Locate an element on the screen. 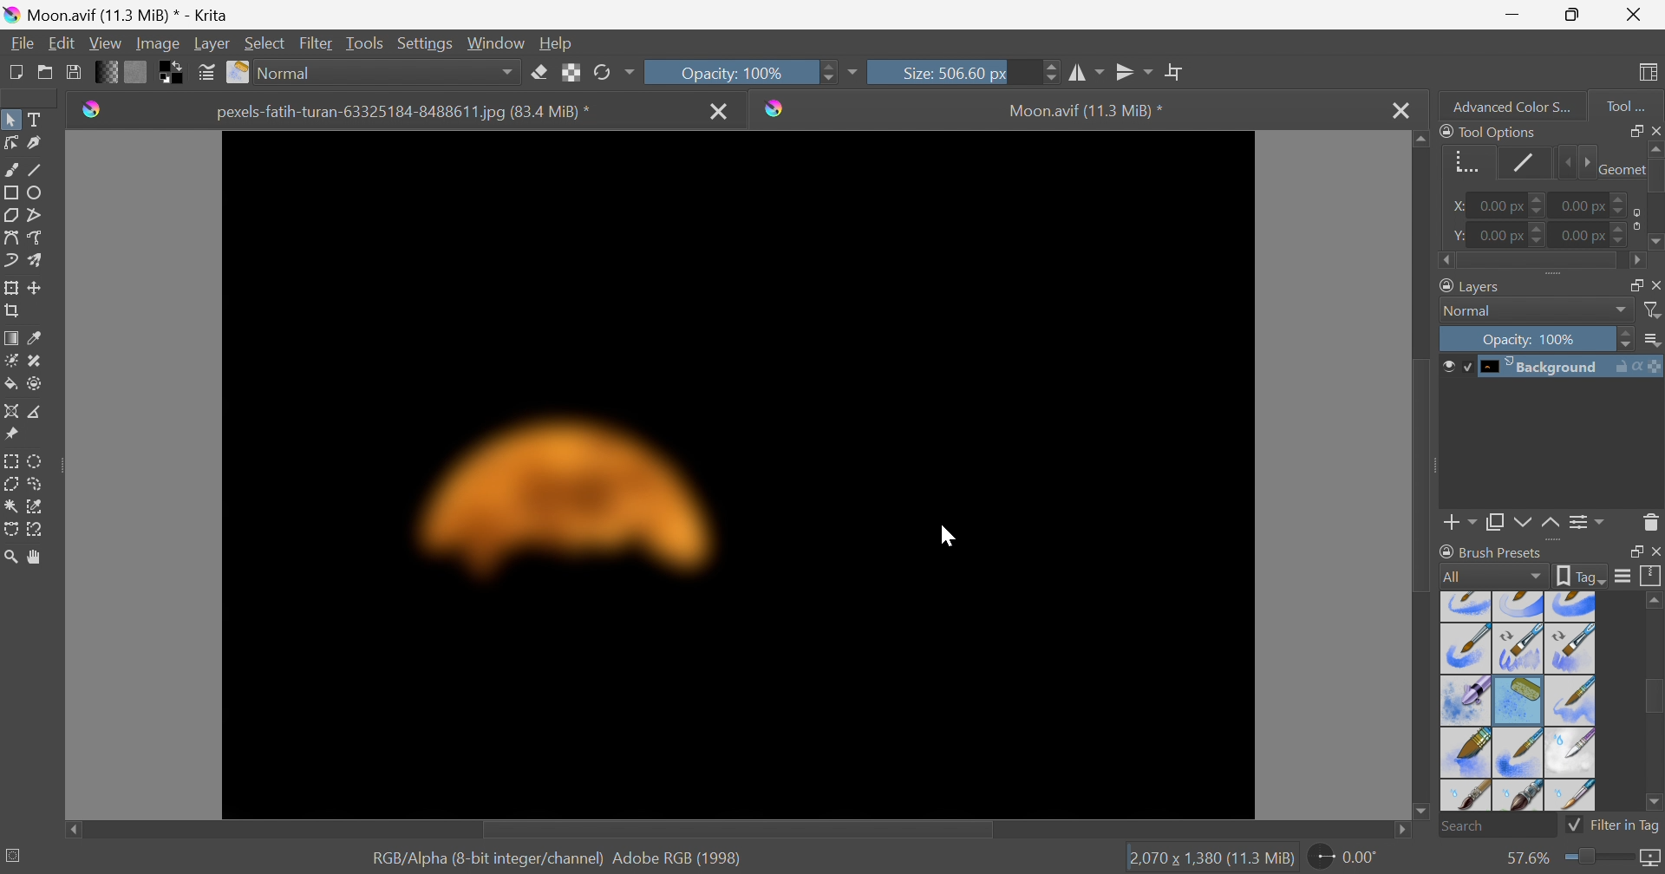 The width and height of the screenshot is (1665, 874). All is located at coordinates (1492, 577).